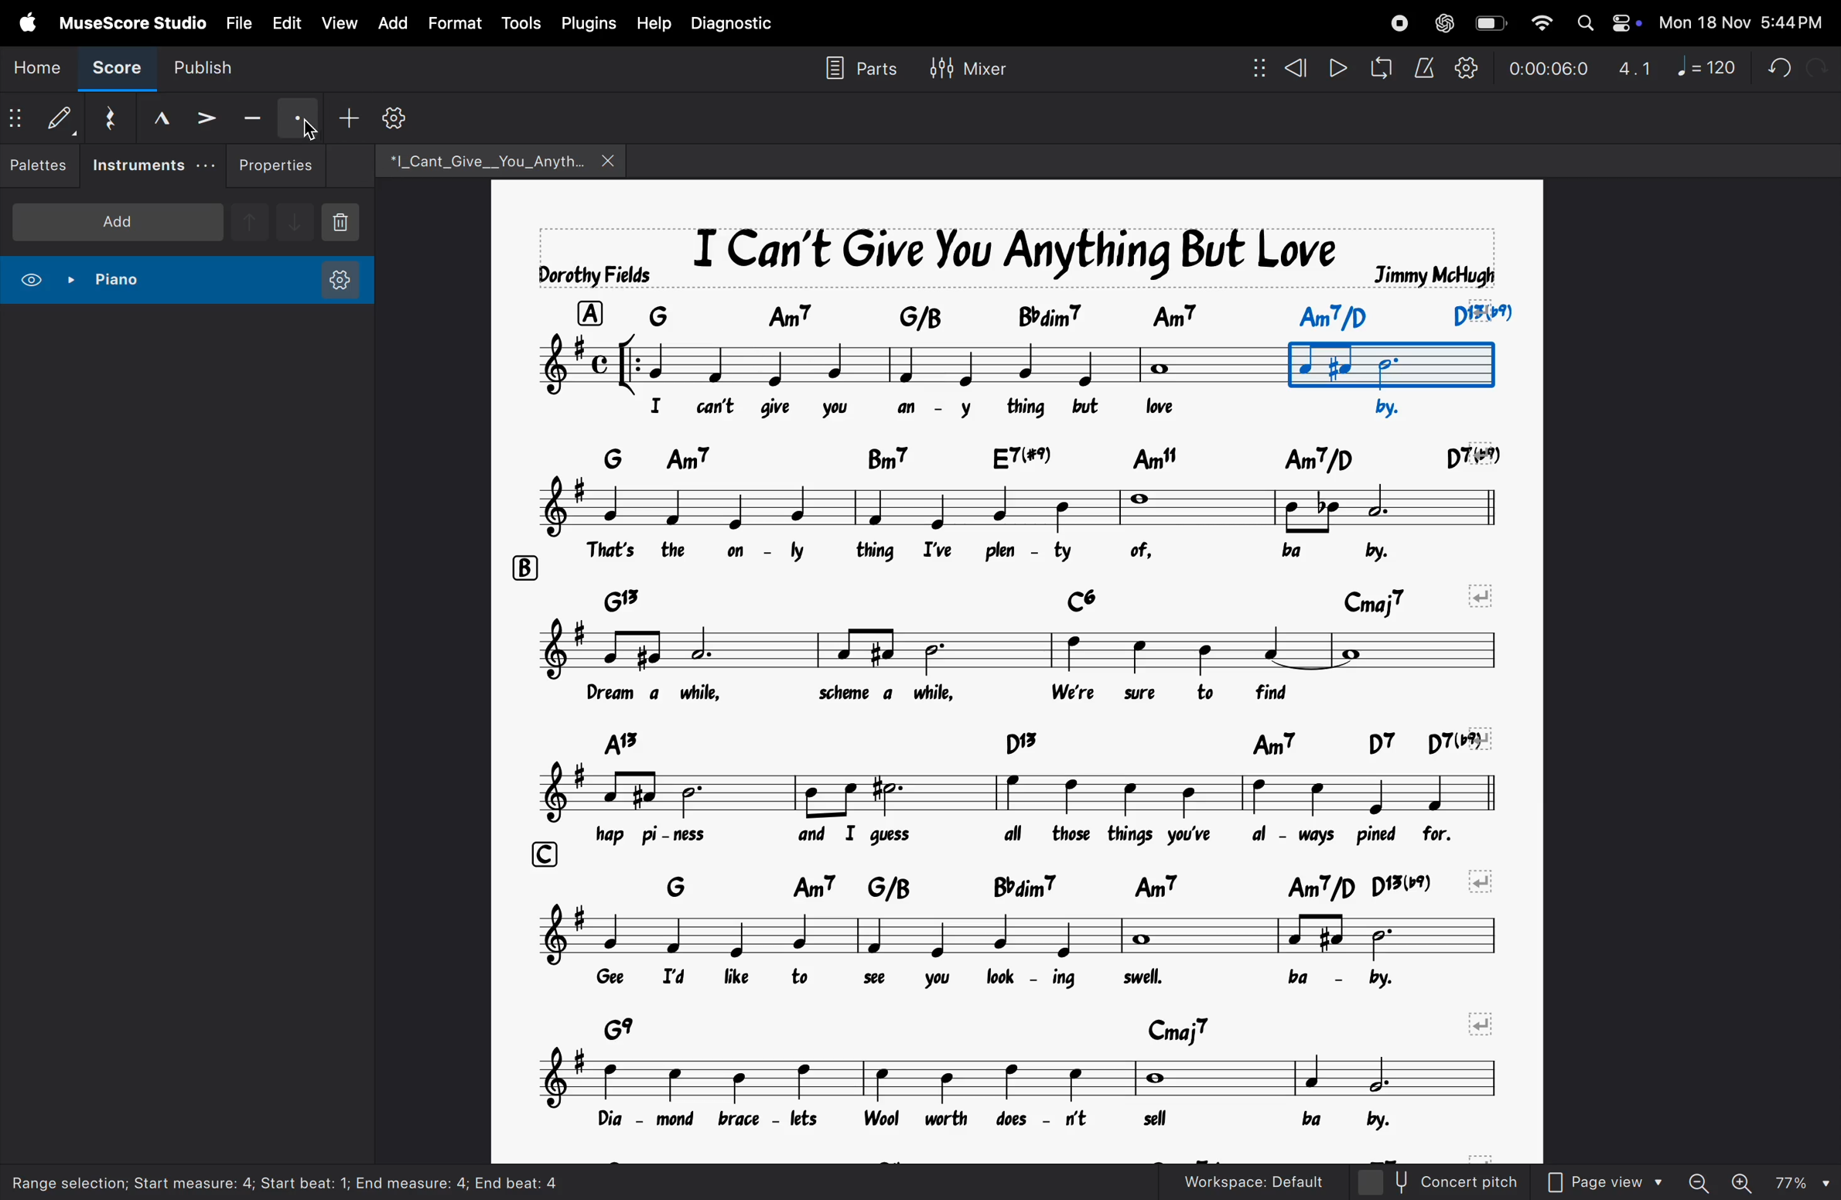 The height and width of the screenshot is (1200, 1841). What do you see at coordinates (34, 70) in the screenshot?
I see `home` at bounding box center [34, 70].